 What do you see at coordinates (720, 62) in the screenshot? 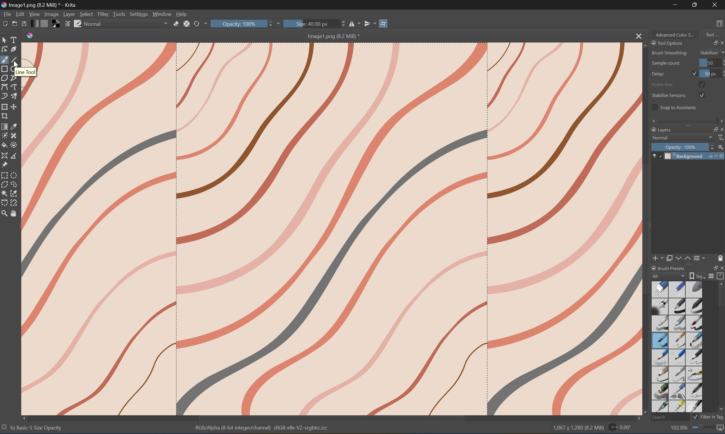
I see `Slider` at bounding box center [720, 62].